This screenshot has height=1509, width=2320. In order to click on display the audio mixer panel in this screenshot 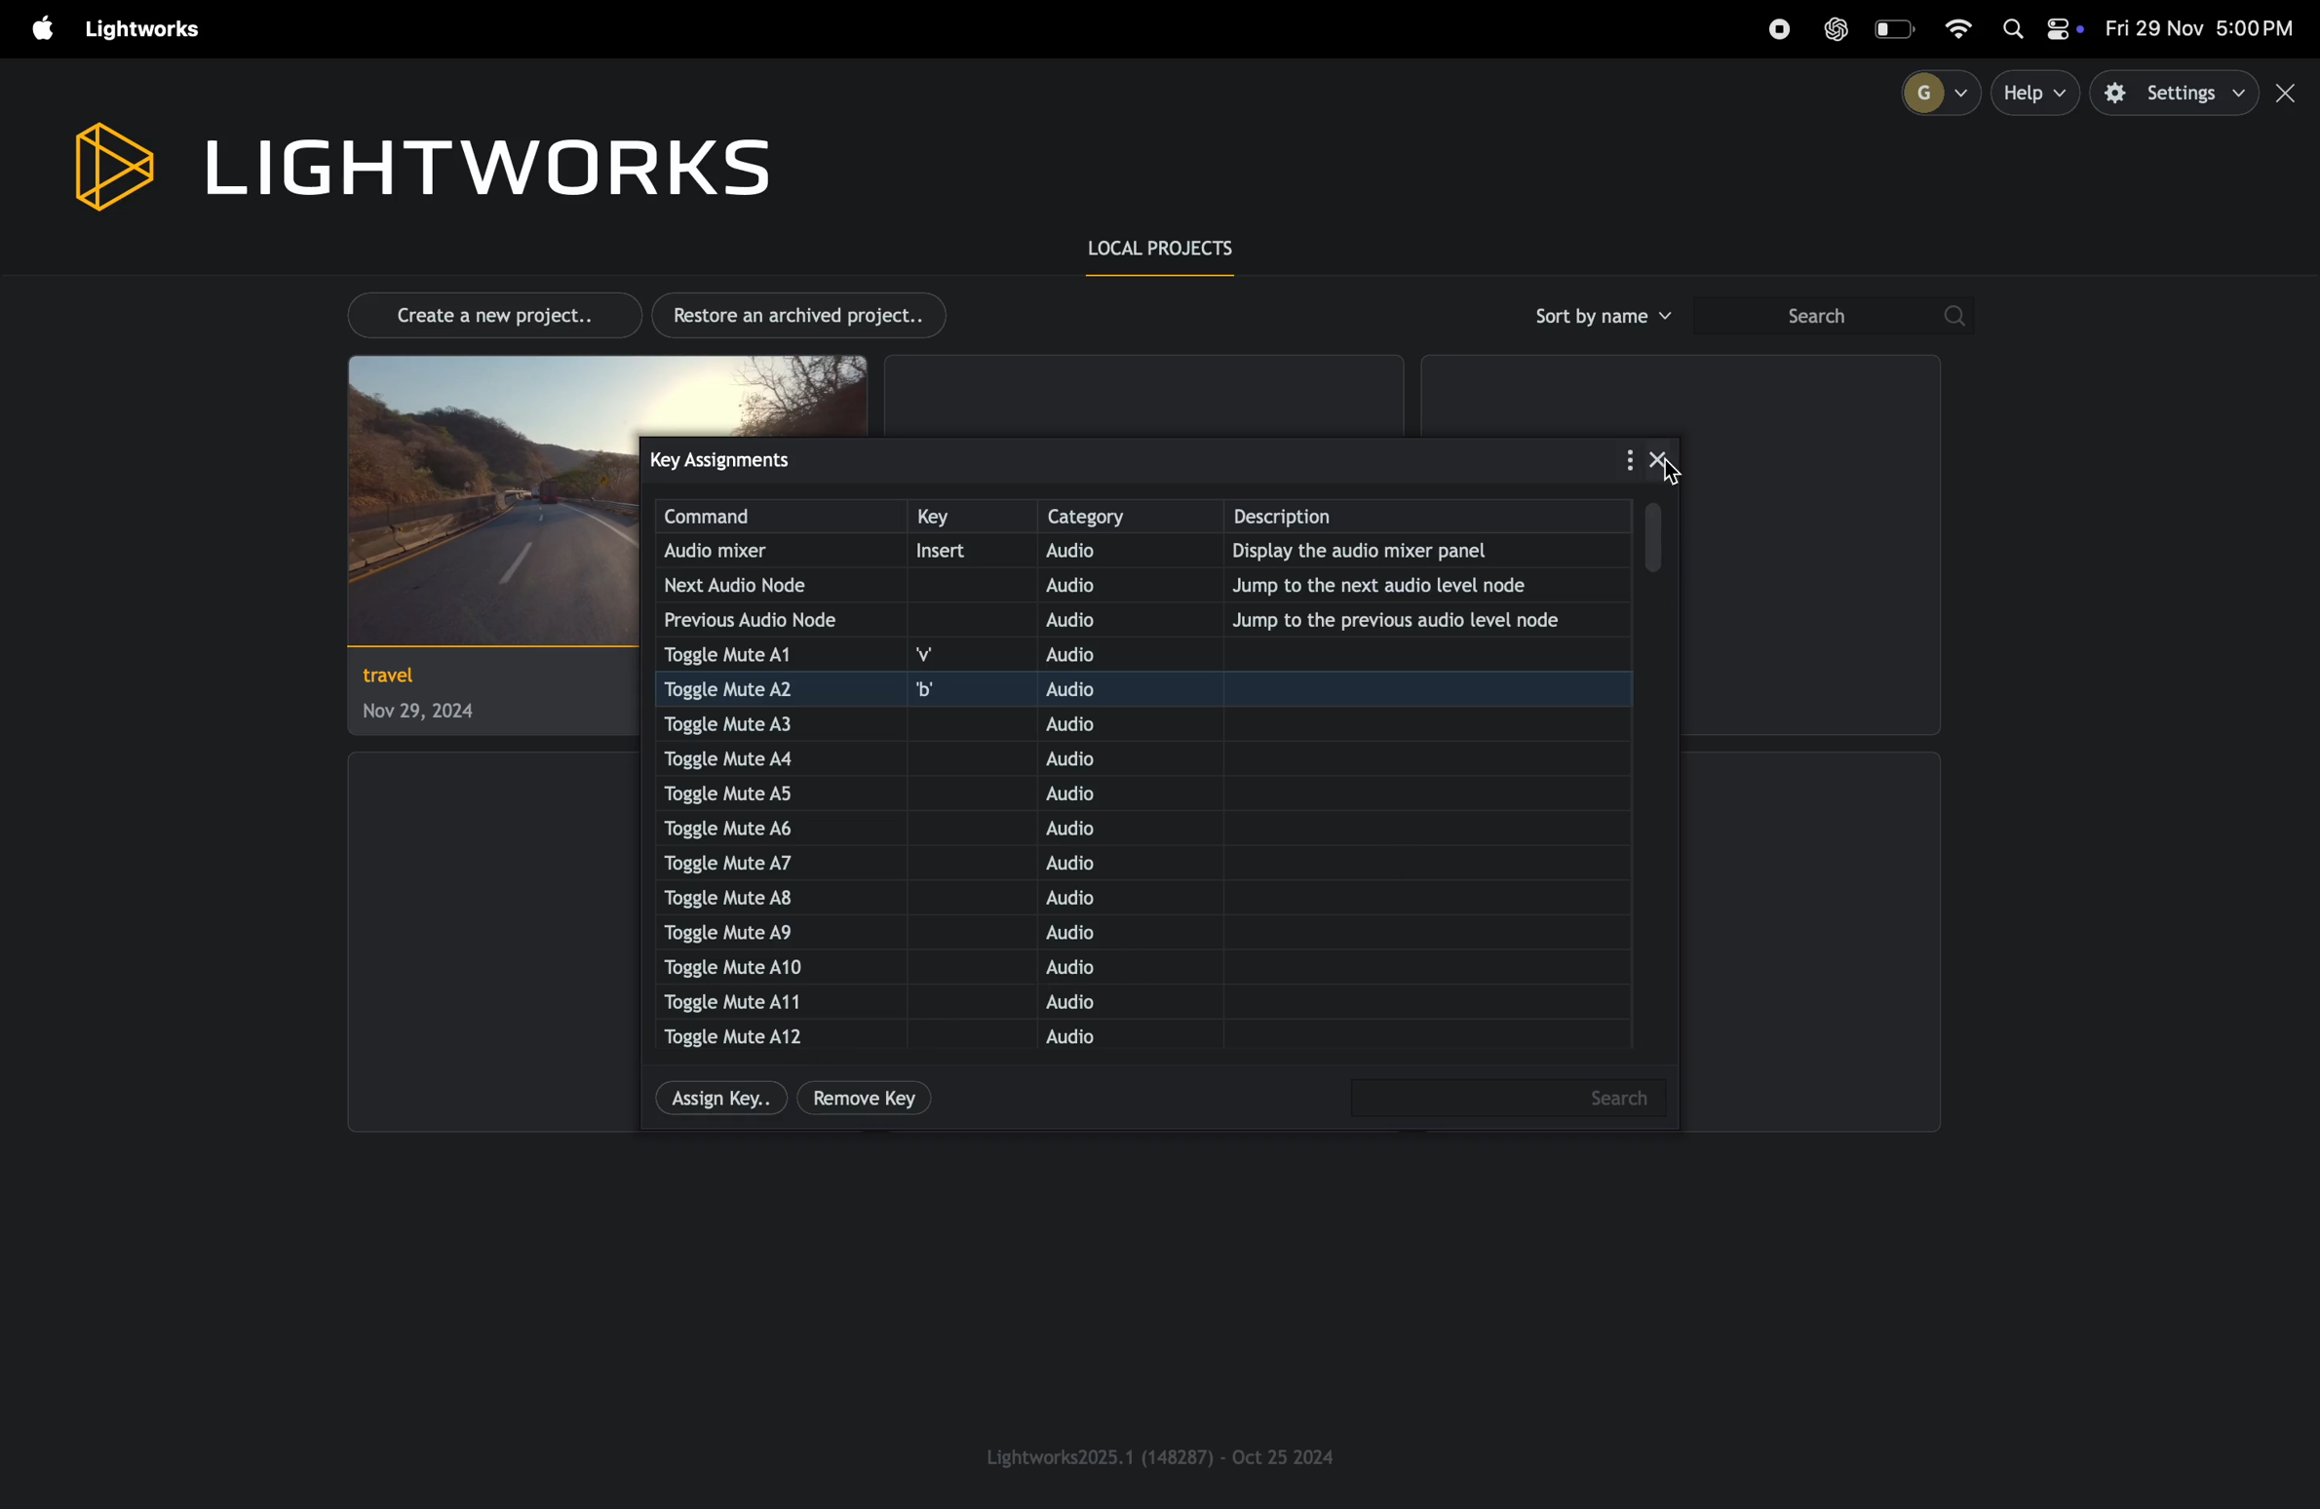, I will do `click(1414, 554)`.